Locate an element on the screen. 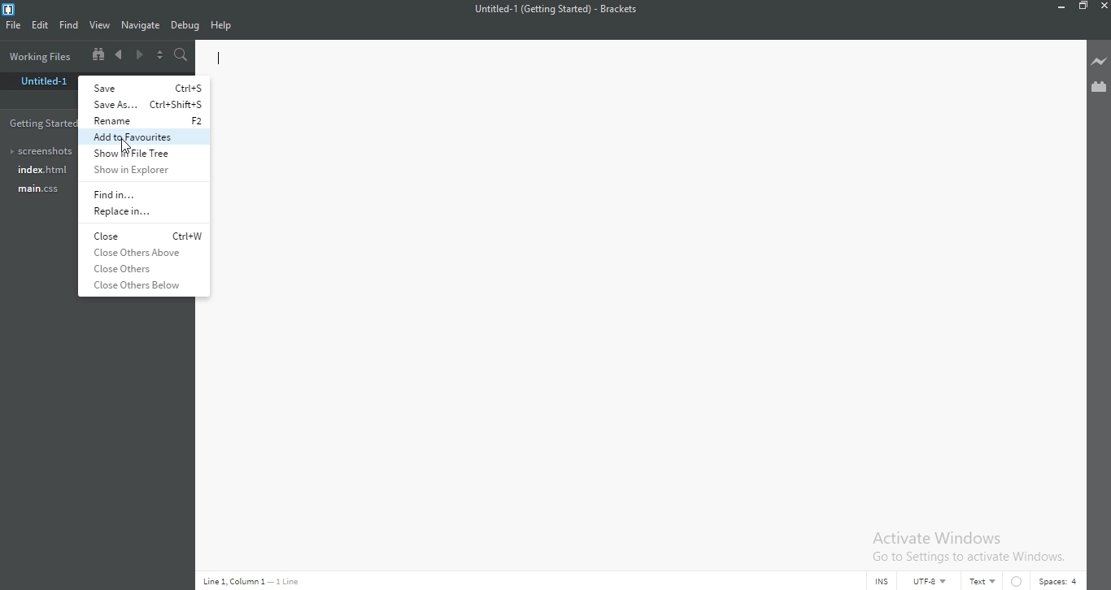 Image resolution: width=1111 pixels, height=590 pixels. add to favorites is located at coordinates (145, 139).